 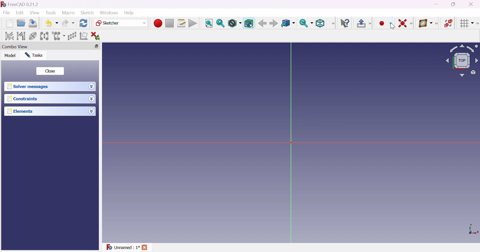 What do you see at coordinates (58, 36) in the screenshot?
I see `Clone` at bounding box center [58, 36].